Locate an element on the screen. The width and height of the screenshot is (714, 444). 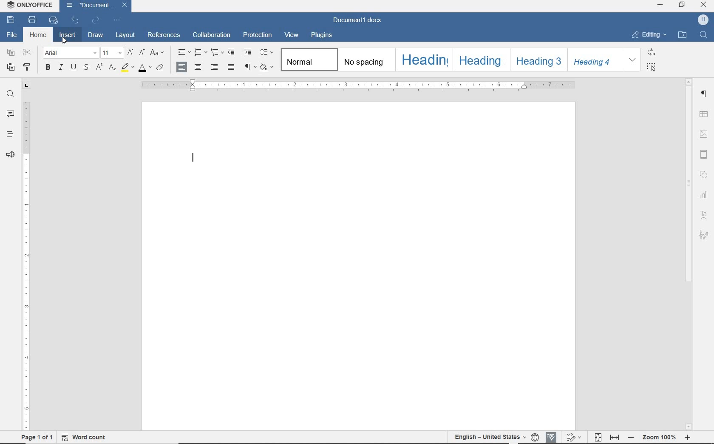
select all is located at coordinates (653, 67).